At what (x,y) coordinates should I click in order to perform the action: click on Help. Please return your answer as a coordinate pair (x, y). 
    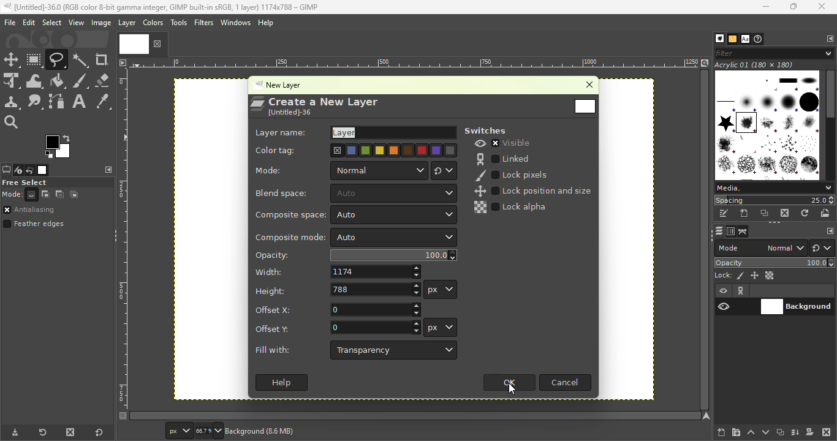
    Looking at the image, I should click on (282, 383).